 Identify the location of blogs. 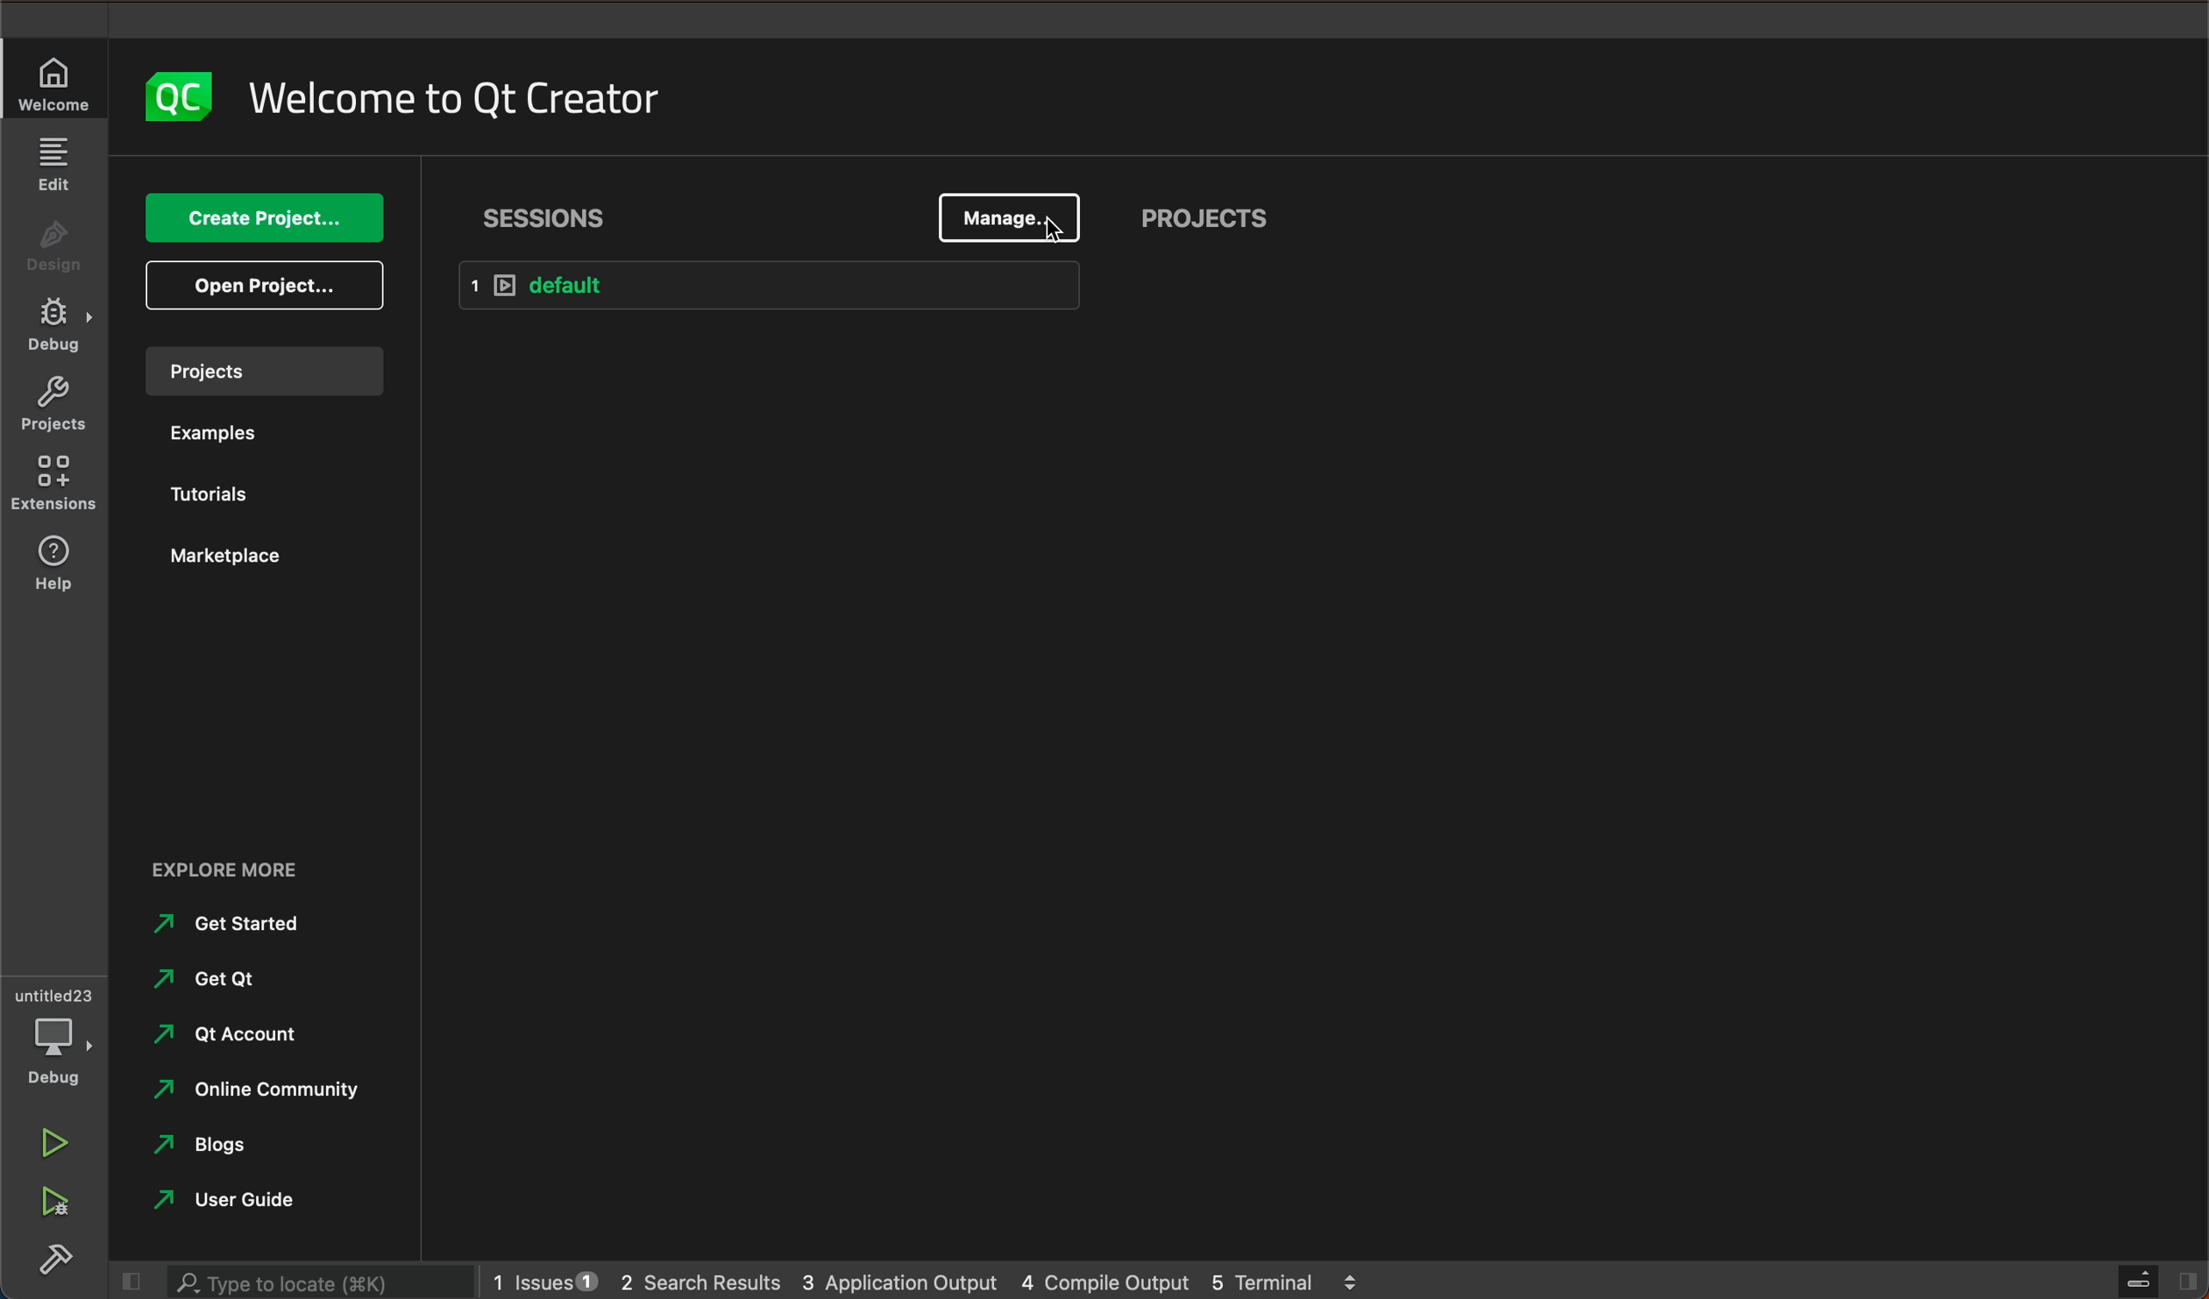
(210, 1146).